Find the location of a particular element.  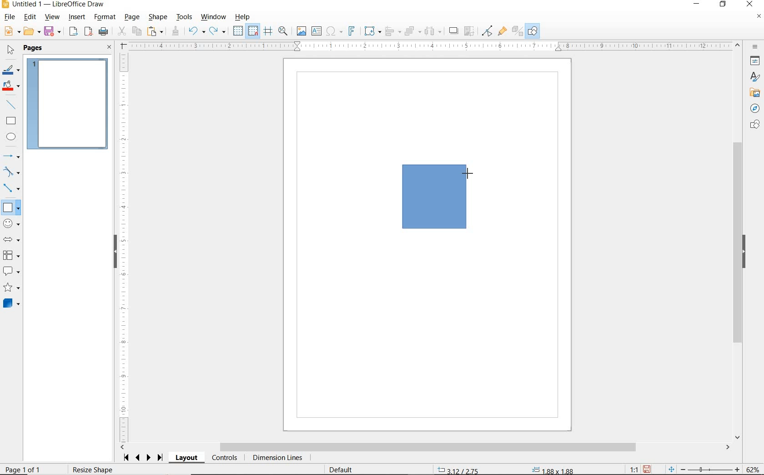

NAVIGATOR is located at coordinates (755, 107).